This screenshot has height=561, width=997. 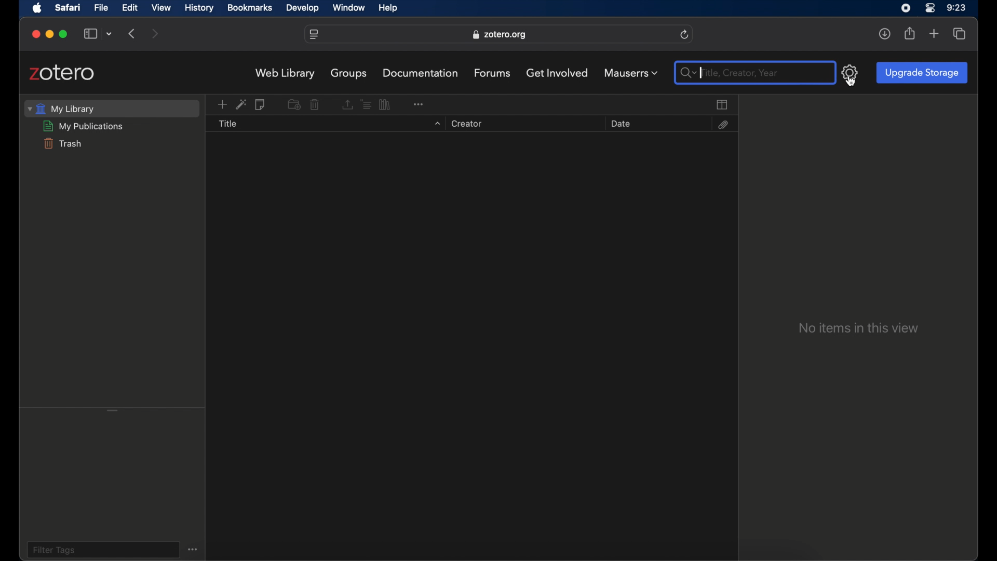 I want to click on add by identifier, so click(x=241, y=104).